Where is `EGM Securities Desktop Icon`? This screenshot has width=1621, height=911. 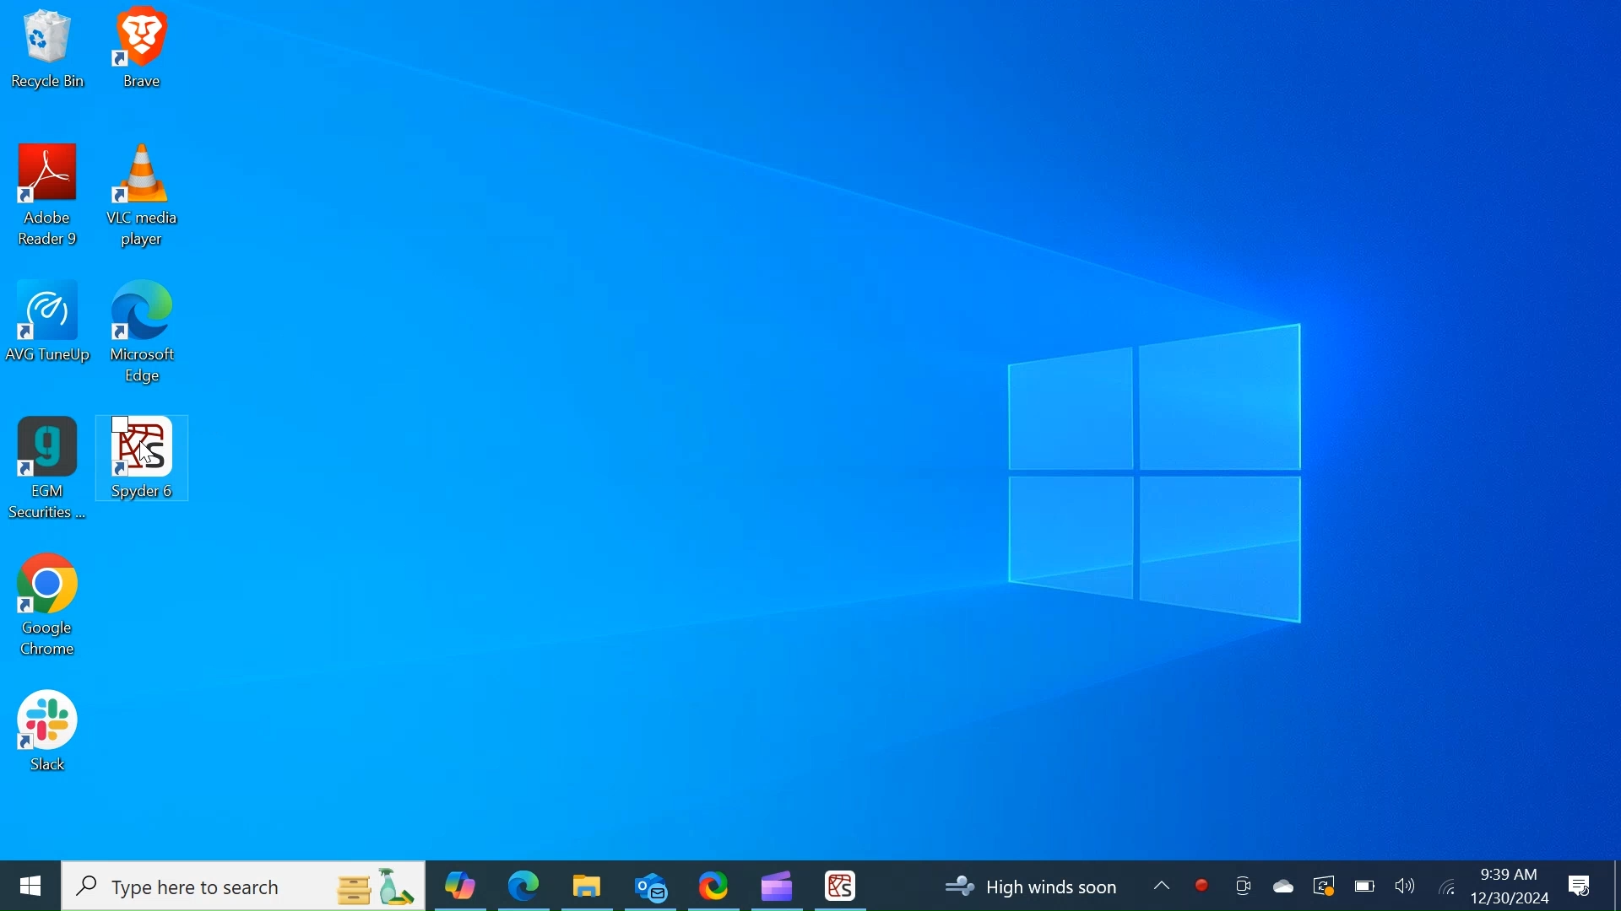 EGM Securities Desktop Icon is located at coordinates (47, 470).